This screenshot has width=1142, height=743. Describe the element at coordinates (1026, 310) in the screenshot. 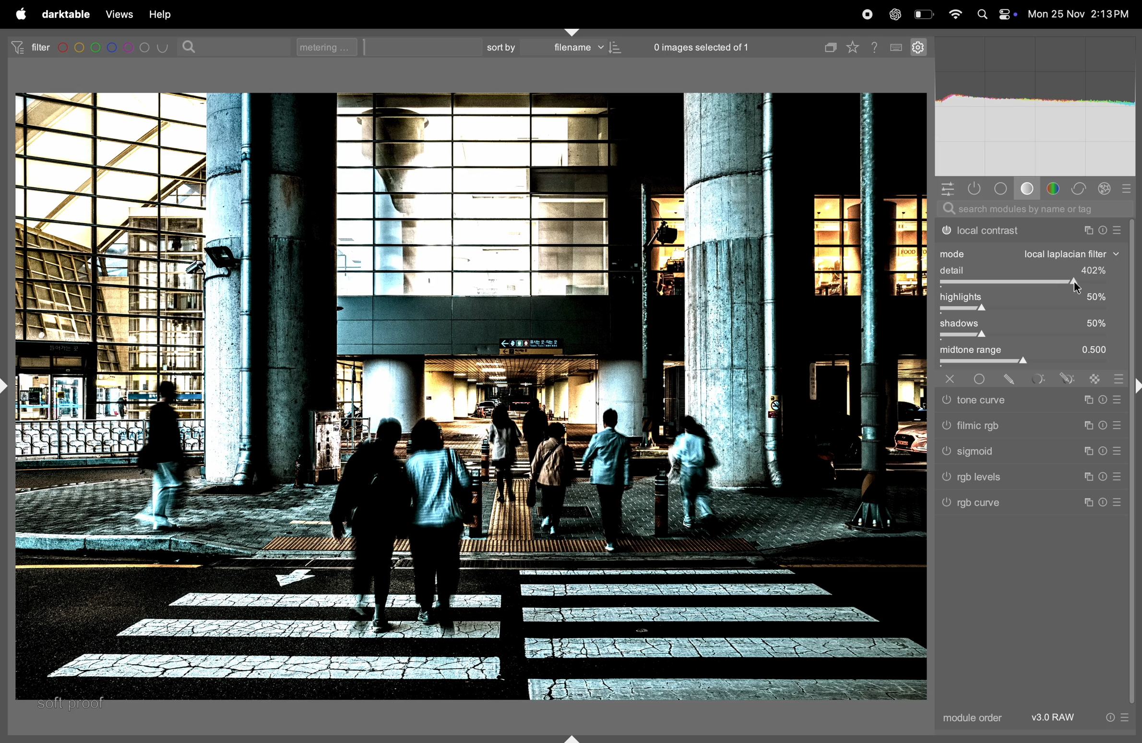

I see `toggle` at that location.